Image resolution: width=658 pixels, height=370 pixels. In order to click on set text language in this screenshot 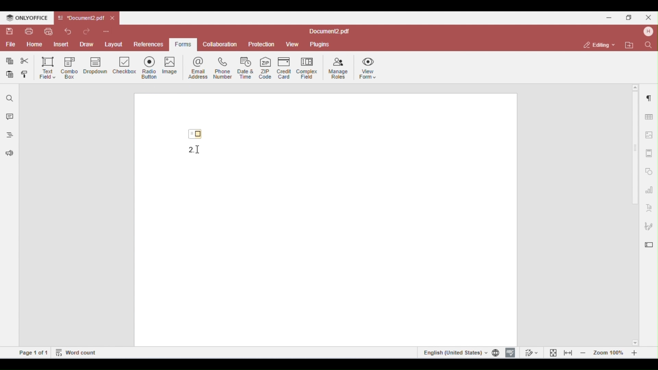, I will do `click(454, 352)`.